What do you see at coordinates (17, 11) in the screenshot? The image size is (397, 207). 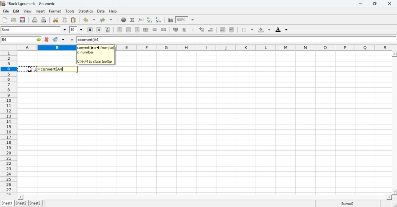 I see `Edit` at bounding box center [17, 11].